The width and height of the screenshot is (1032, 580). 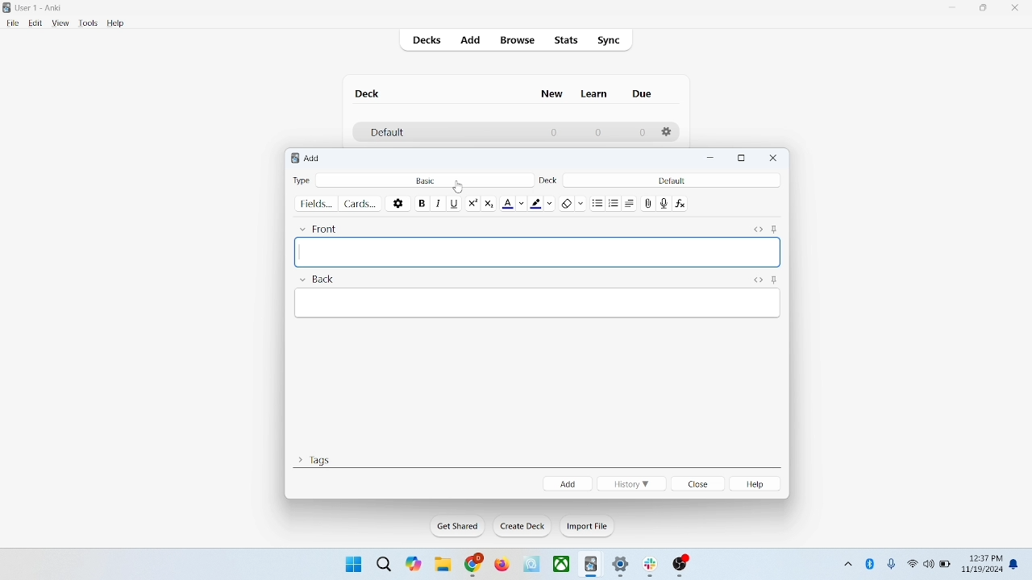 I want to click on record audio, so click(x=664, y=205).